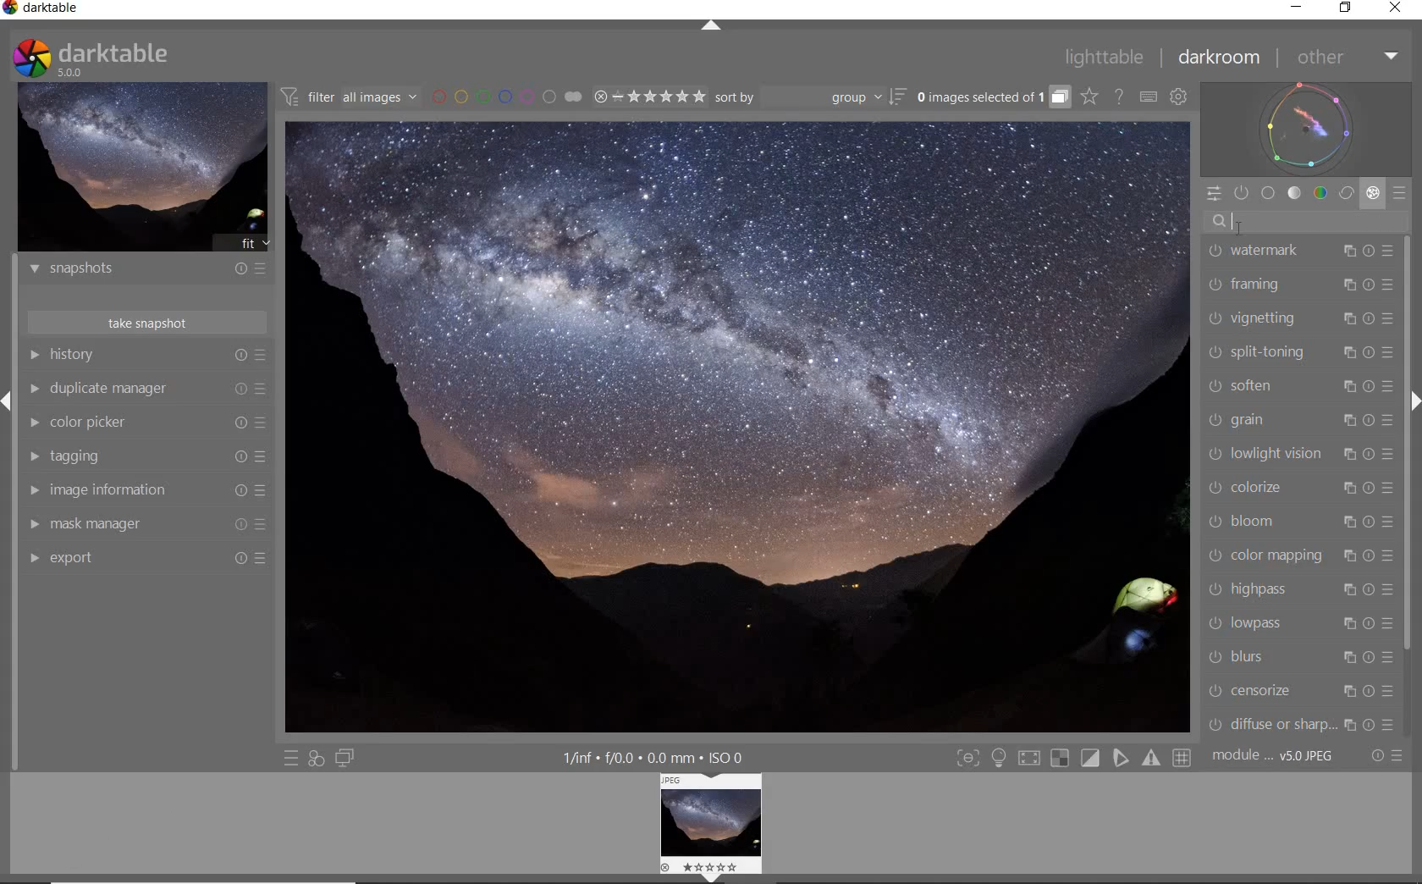 The height and width of the screenshot is (884, 1422). What do you see at coordinates (1265, 453) in the screenshot?
I see `LOWLIGHT VISON` at bounding box center [1265, 453].